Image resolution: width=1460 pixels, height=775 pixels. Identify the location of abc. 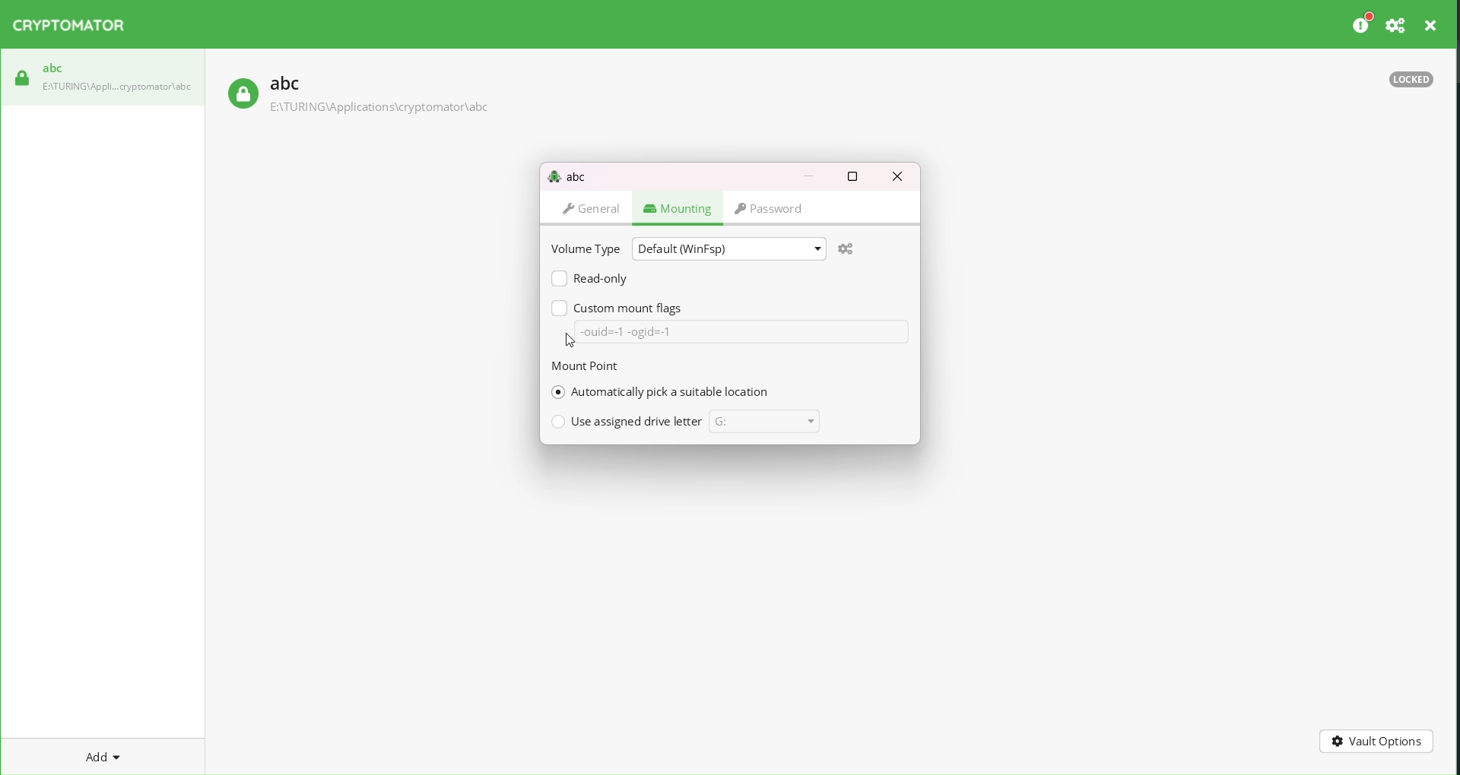
(285, 83).